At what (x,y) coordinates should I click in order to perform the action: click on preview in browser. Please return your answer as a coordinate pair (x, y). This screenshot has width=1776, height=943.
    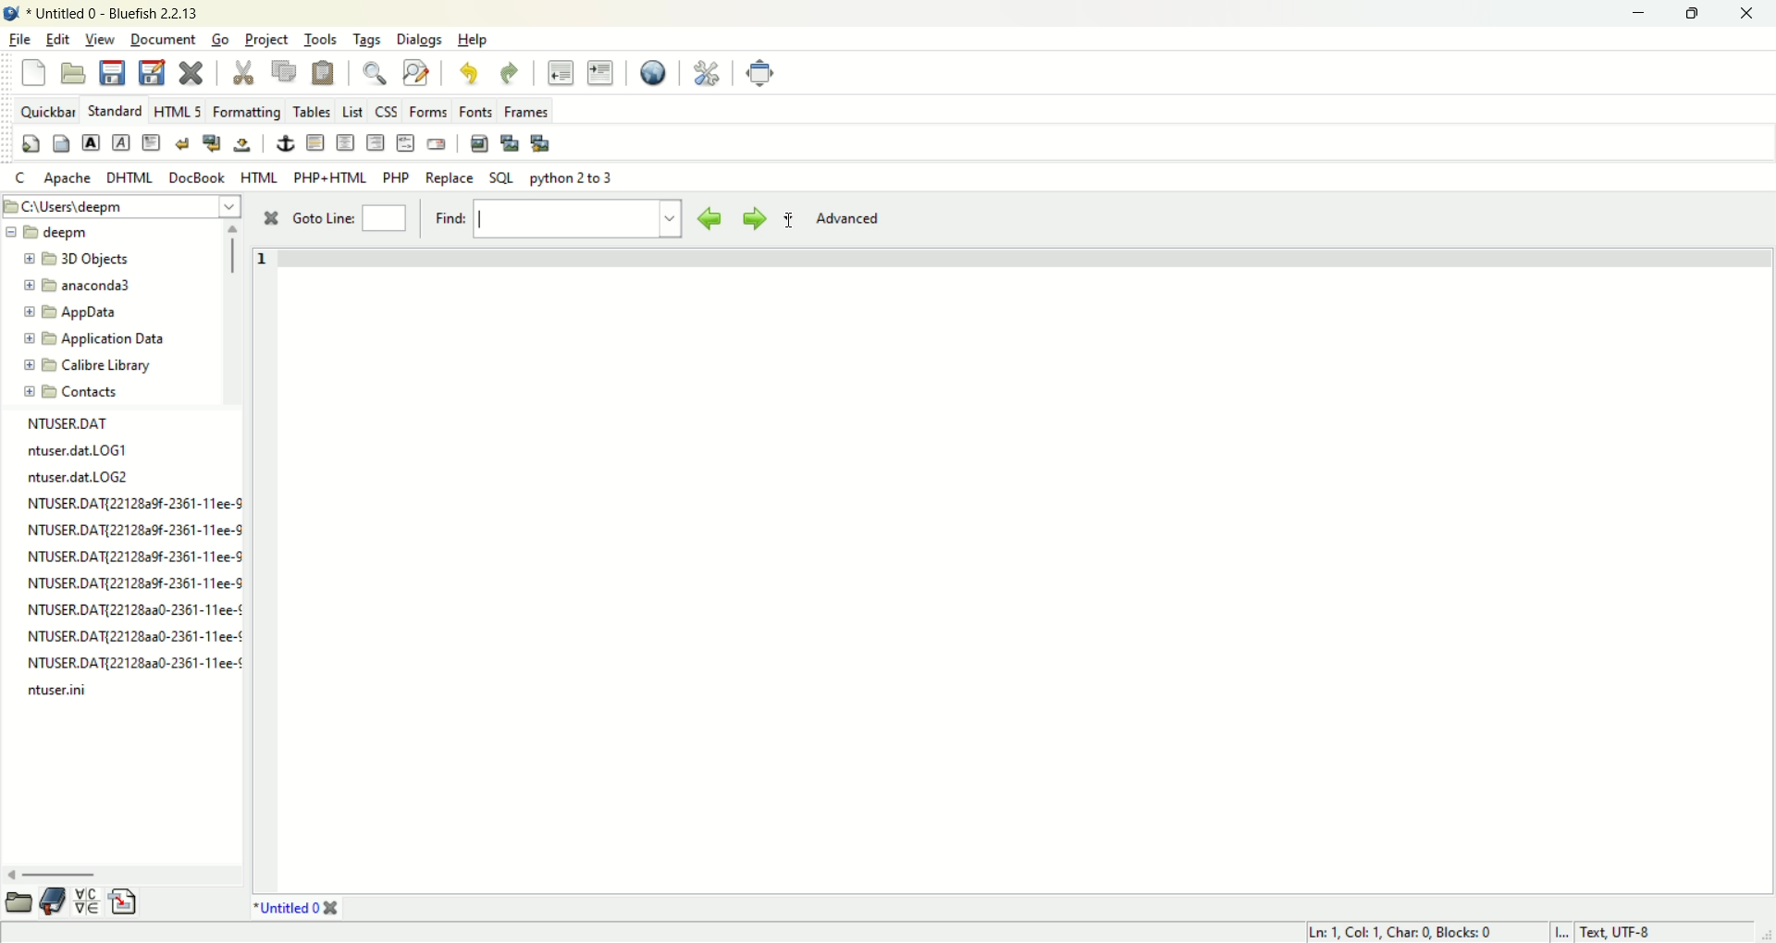
    Looking at the image, I should click on (654, 72).